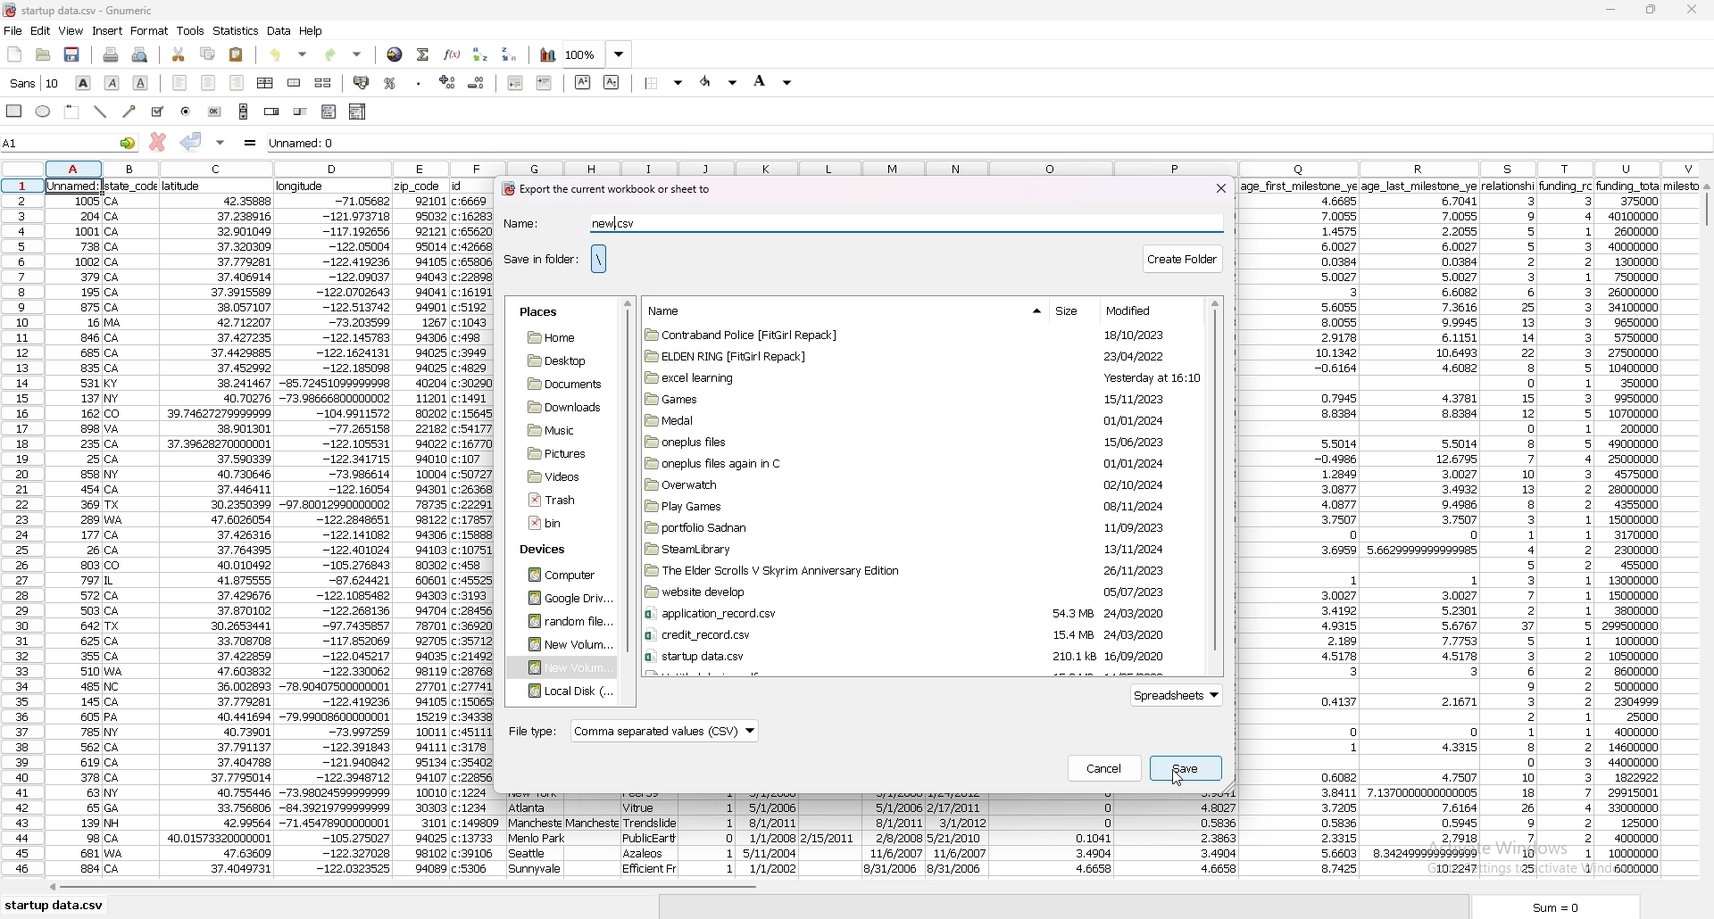  What do you see at coordinates (1185, 257) in the screenshot?
I see `create folder` at bounding box center [1185, 257].